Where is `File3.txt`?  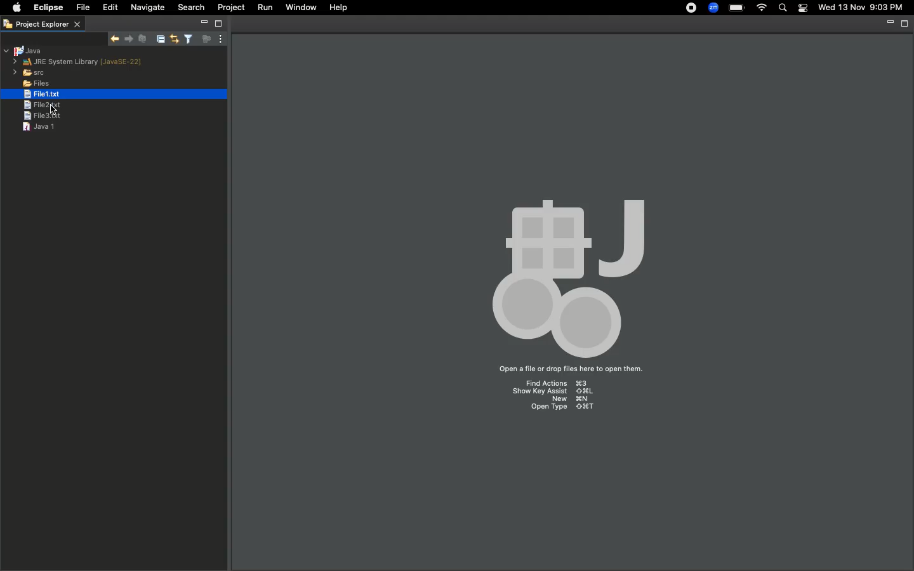 File3.txt is located at coordinates (44, 117).